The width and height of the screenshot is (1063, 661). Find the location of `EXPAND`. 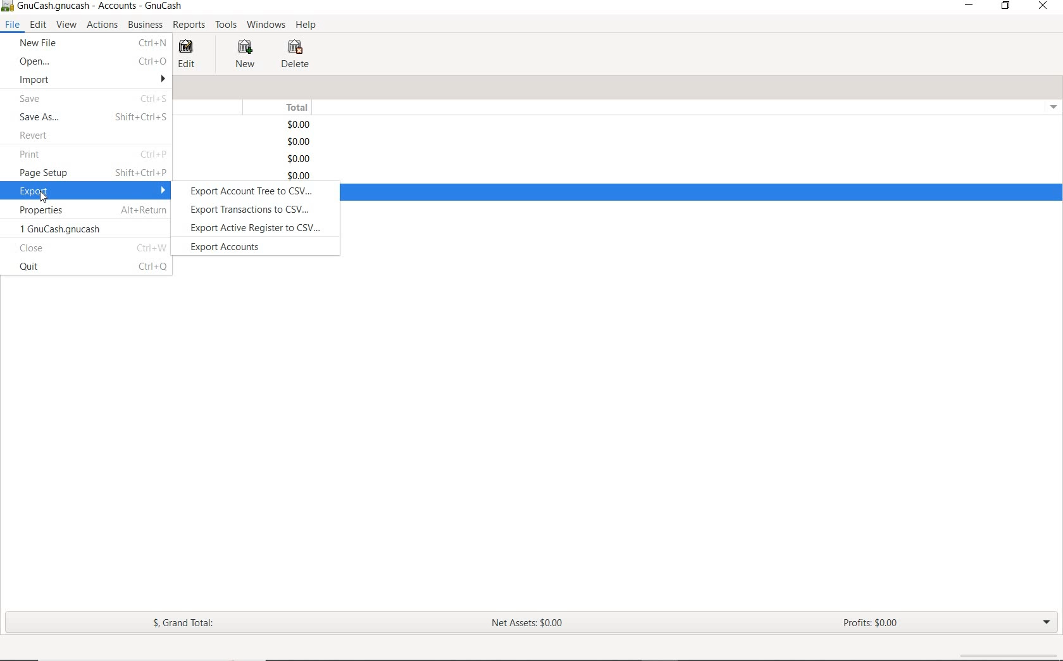

EXPAND is located at coordinates (1045, 624).